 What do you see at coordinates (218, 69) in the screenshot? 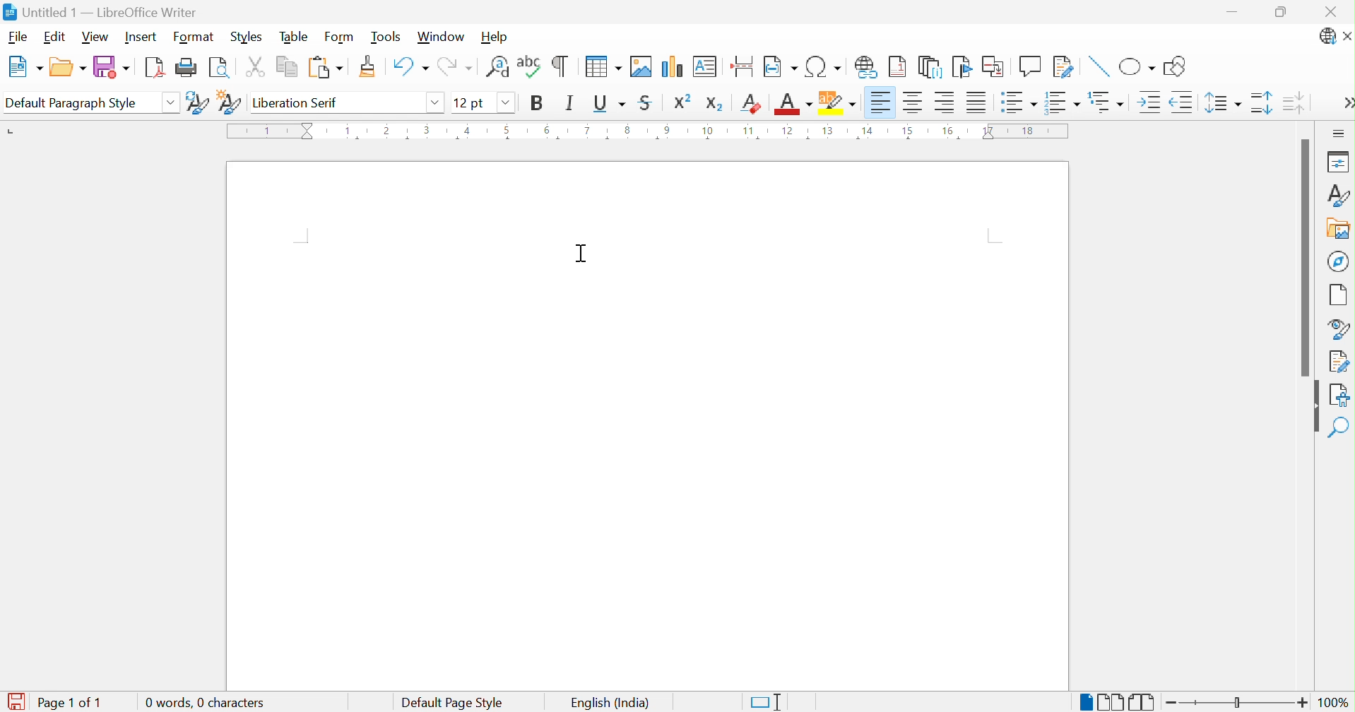
I see `Toggle print preview` at bounding box center [218, 69].